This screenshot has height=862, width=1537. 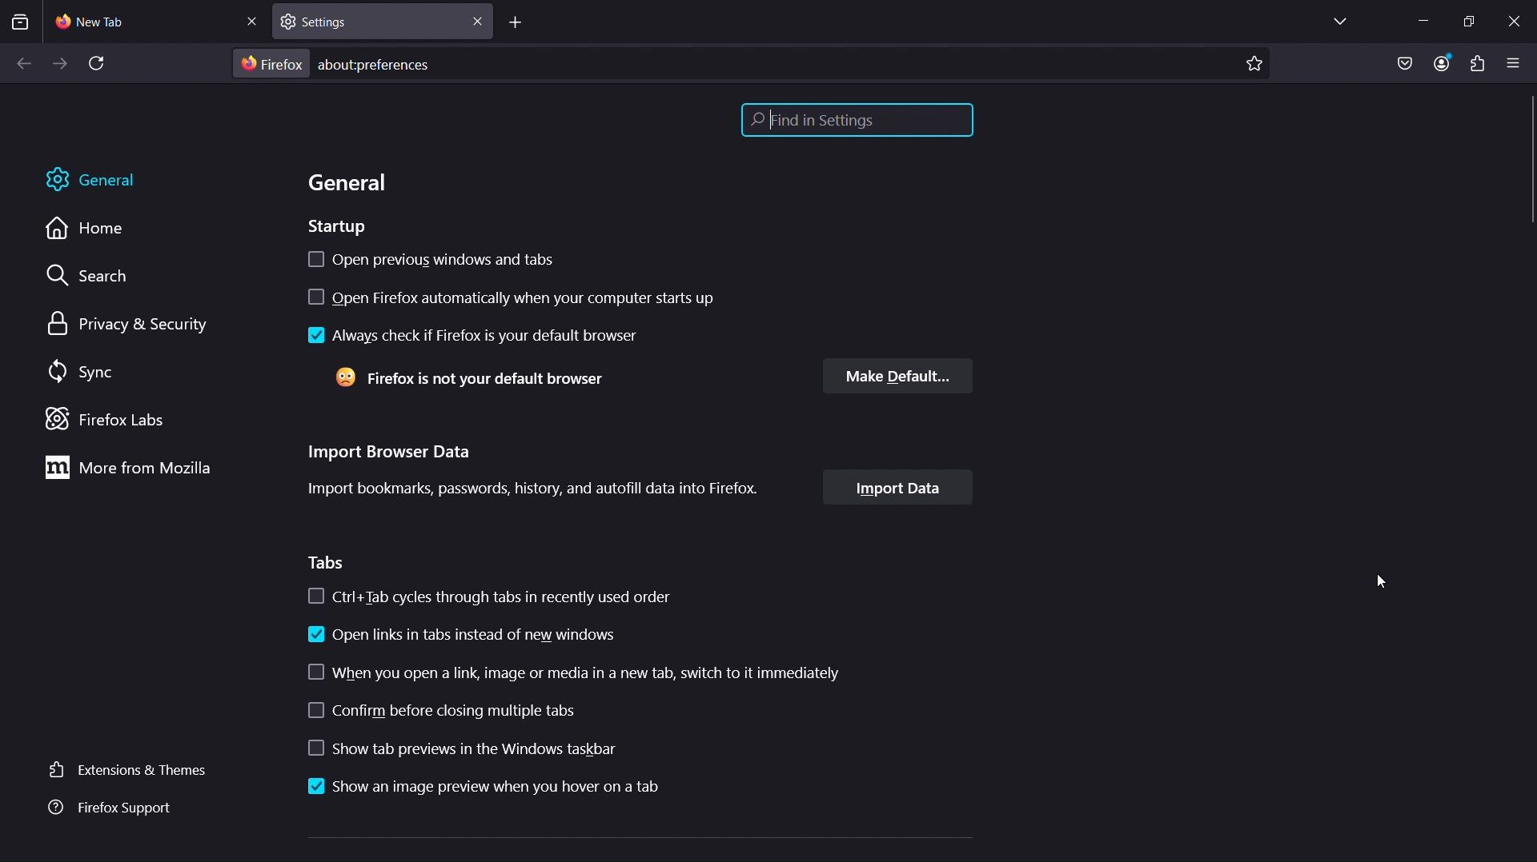 What do you see at coordinates (476, 339) in the screenshot?
I see `Always check if Firefox is your default browser` at bounding box center [476, 339].